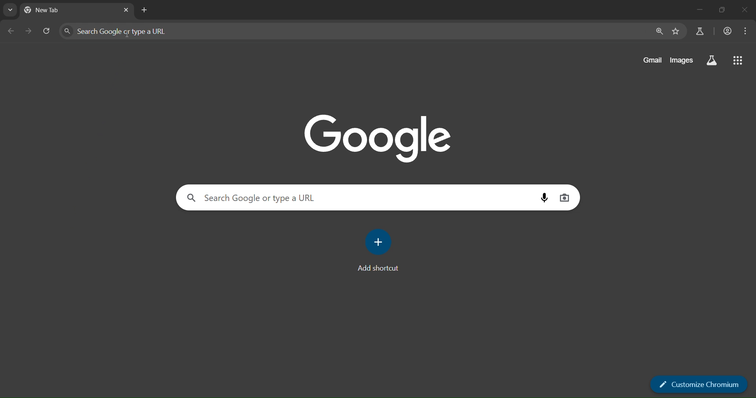 The height and width of the screenshot is (398, 756). Describe the element at coordinates (128, 35) in the screenshot. I see `cursor` at that location.